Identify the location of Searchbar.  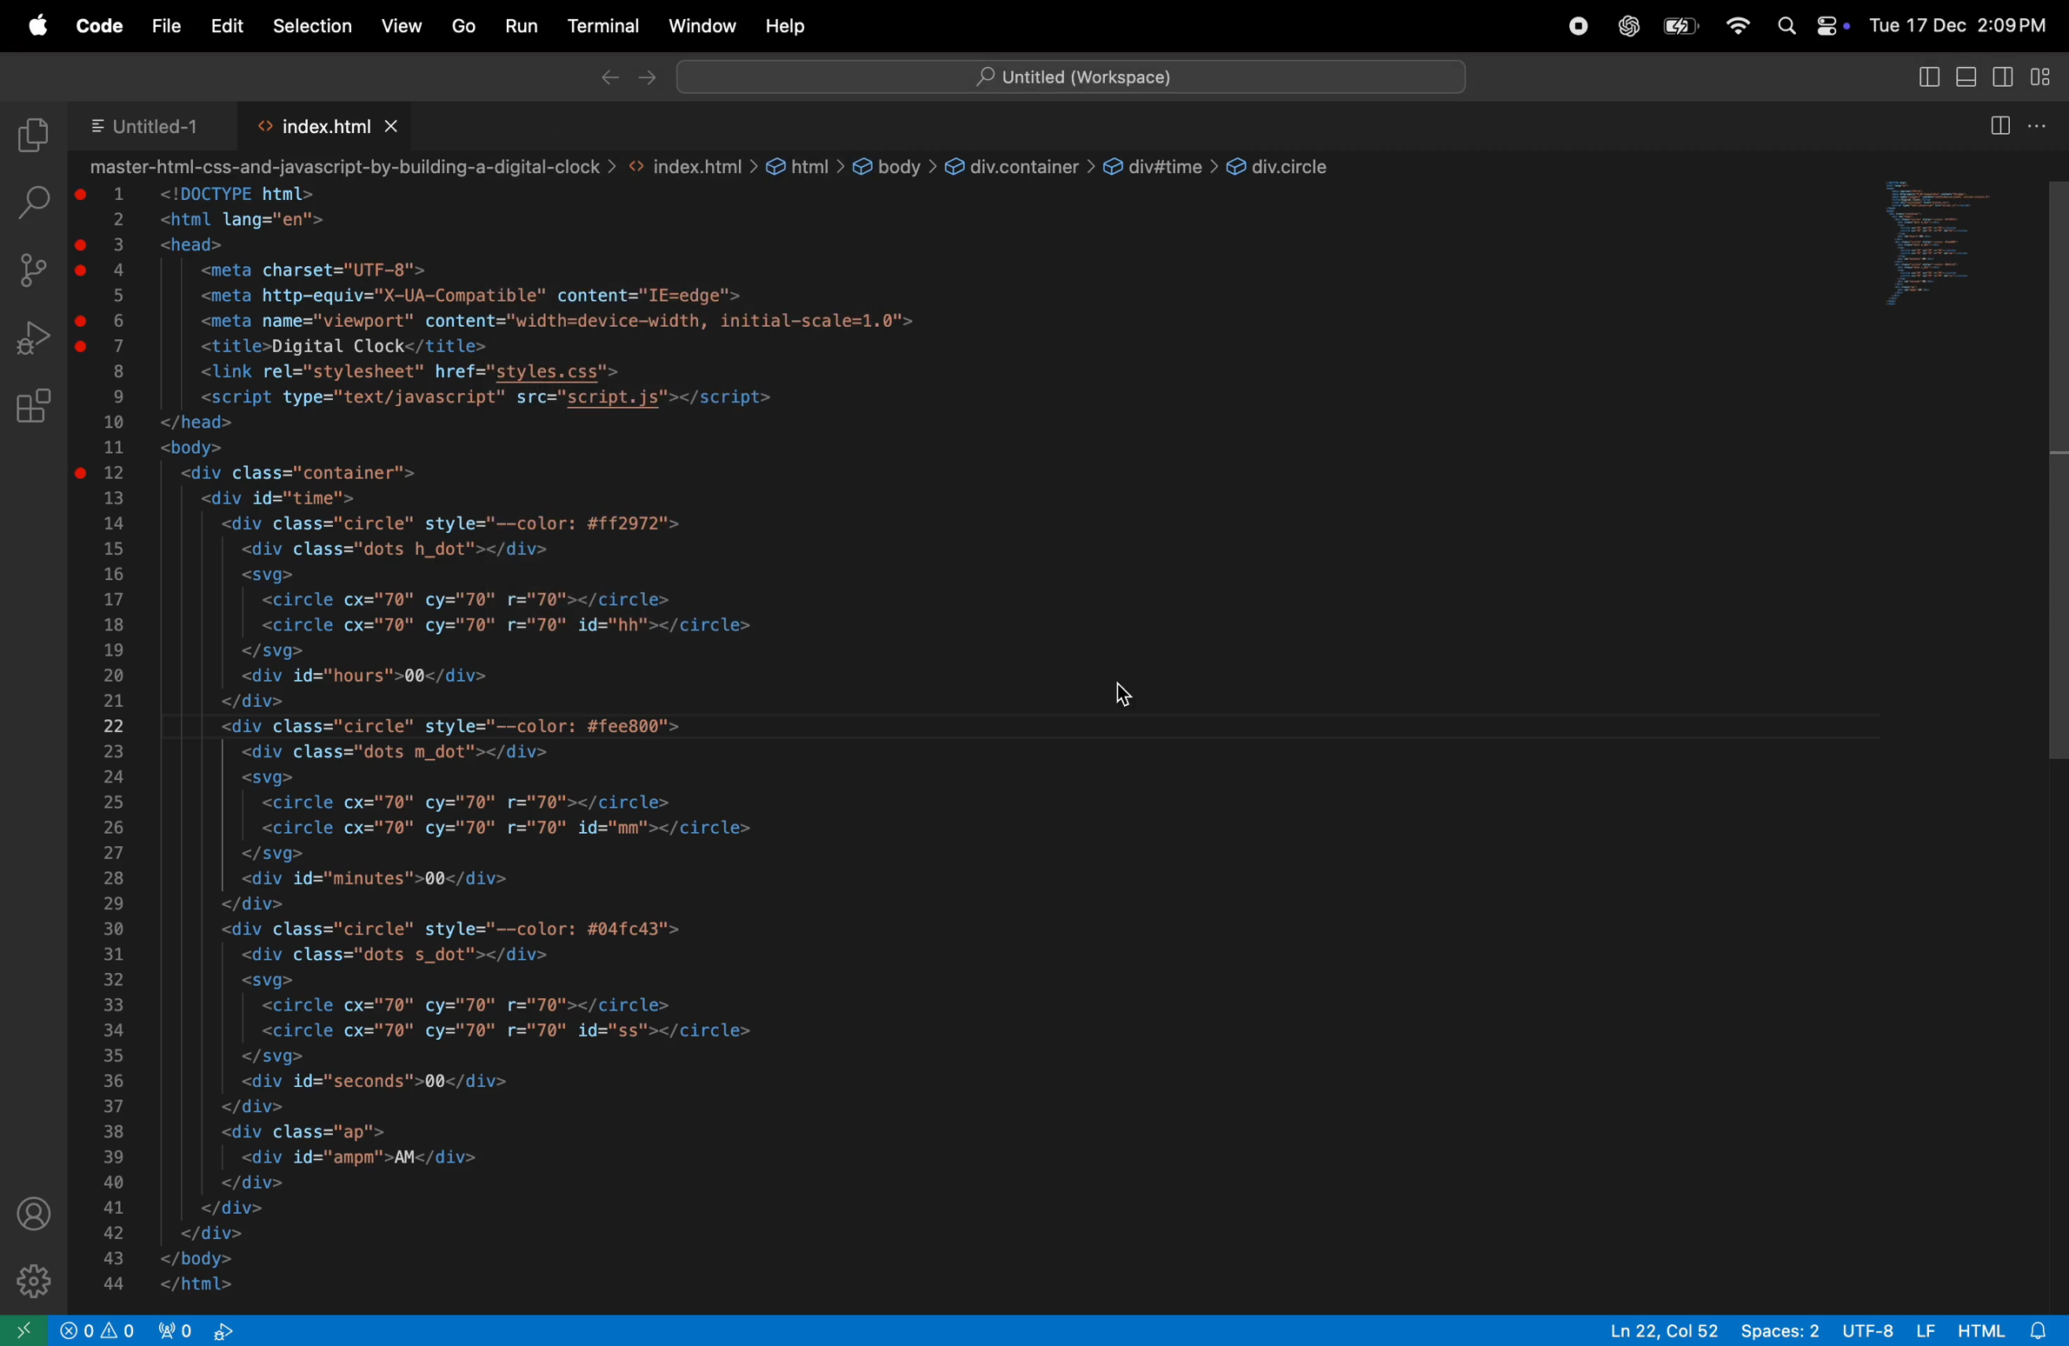
(1077, 76).